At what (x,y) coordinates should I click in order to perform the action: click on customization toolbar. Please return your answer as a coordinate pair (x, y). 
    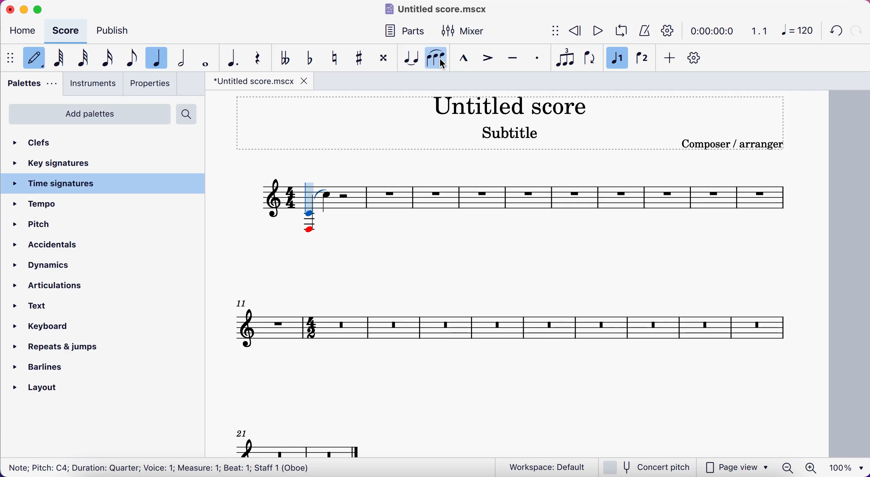
    Looking at the image, I should click on (701, 60).